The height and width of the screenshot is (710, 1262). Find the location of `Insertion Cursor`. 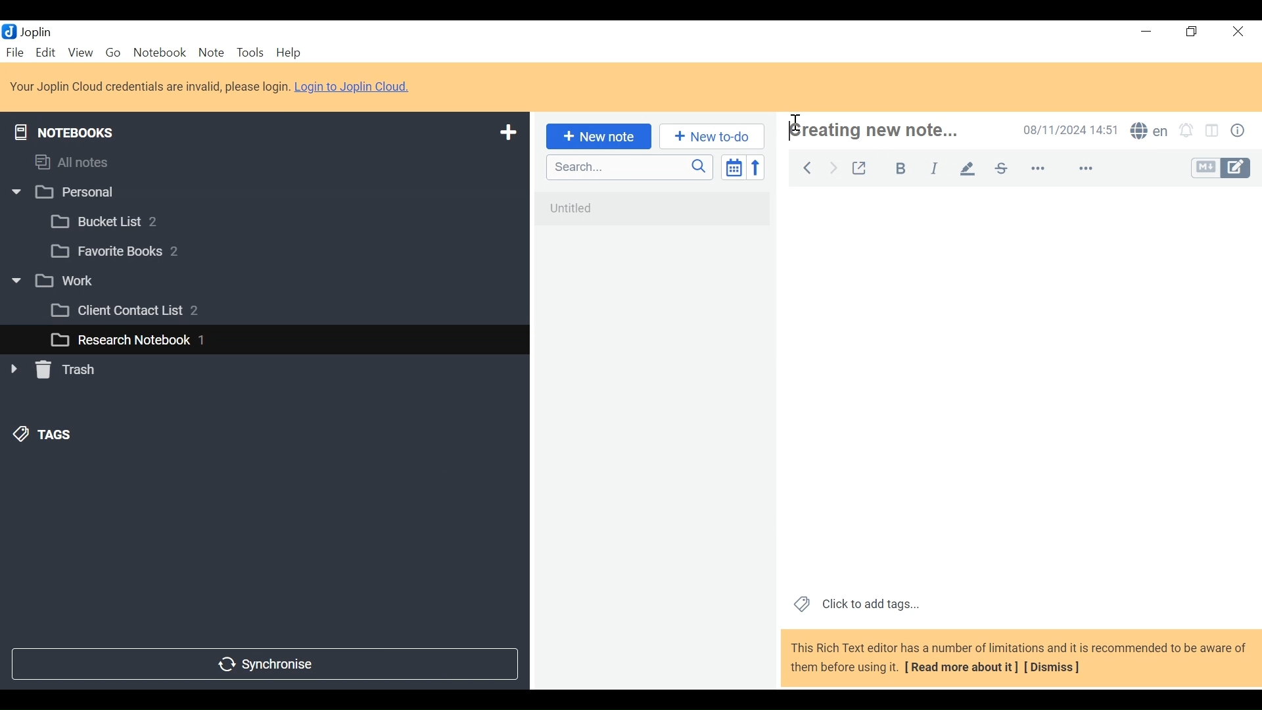

Insertion Cursor is located at coordinates (795, 117).